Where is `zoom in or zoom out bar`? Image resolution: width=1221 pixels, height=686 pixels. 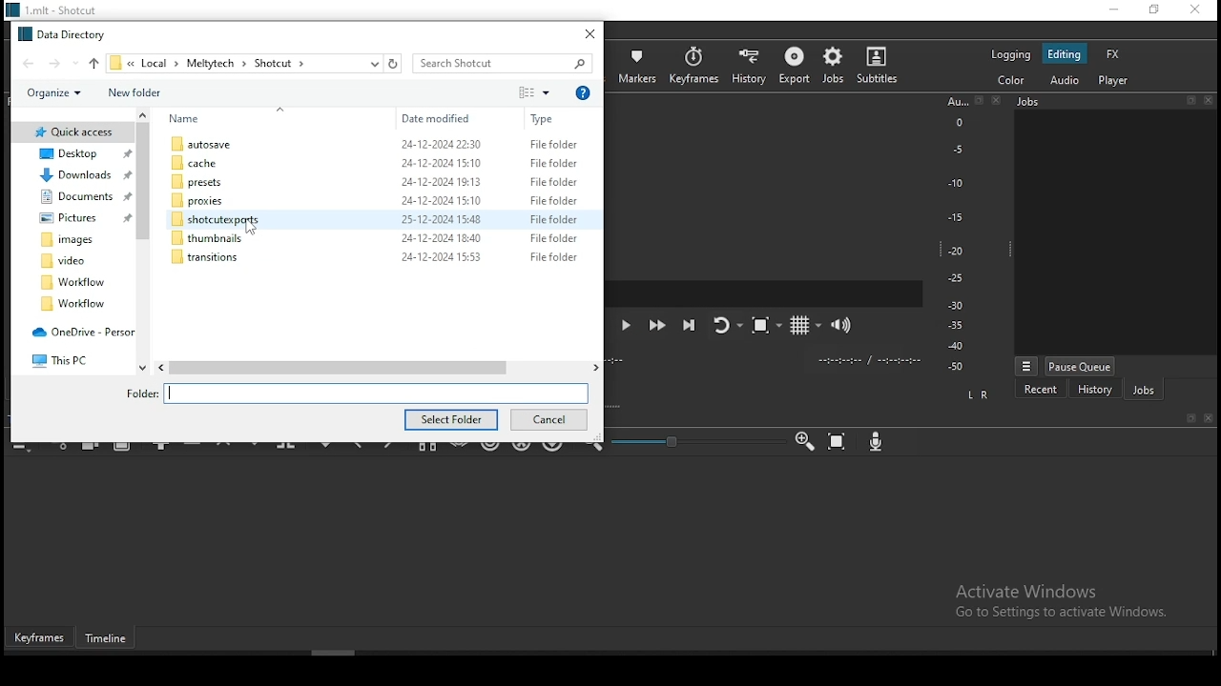 zoom in or zoom out bar is located at coordinates (689, 441).